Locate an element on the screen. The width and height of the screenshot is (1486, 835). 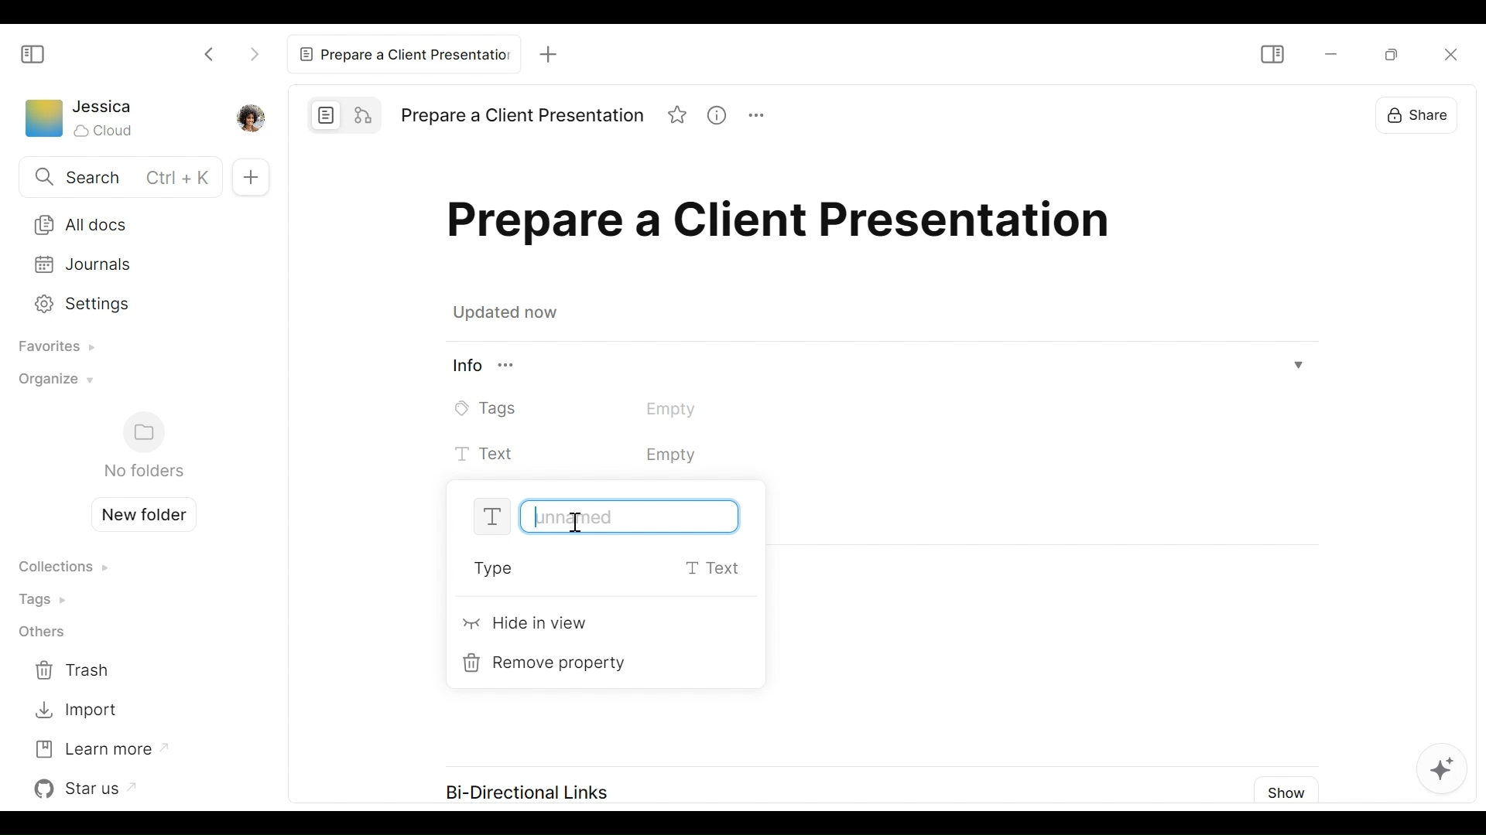
Others is located at coordinates (41, 633).